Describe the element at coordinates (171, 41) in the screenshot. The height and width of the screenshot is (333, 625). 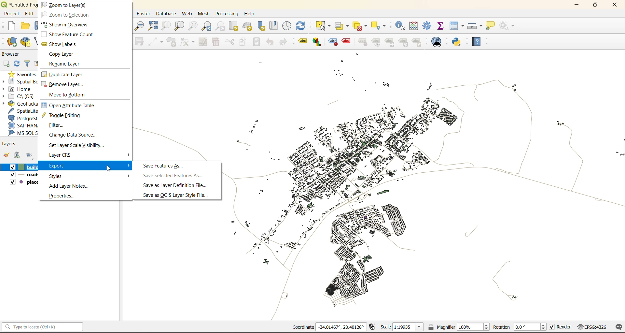
I see `add polygon` at that location.